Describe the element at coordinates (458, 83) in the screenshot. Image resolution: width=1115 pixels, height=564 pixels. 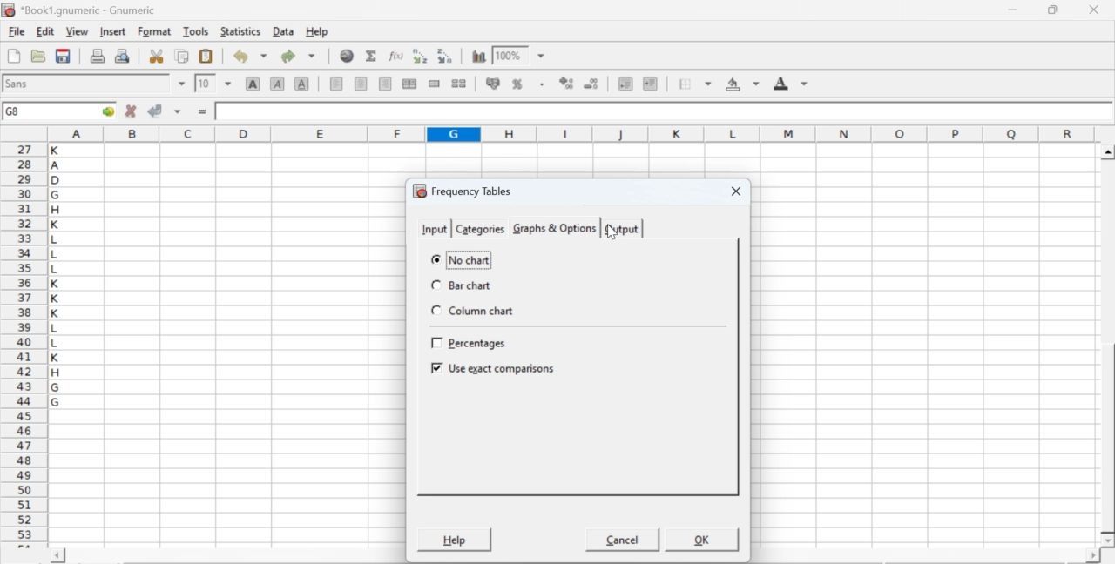
I see `split merged ranges of cells` at that location.